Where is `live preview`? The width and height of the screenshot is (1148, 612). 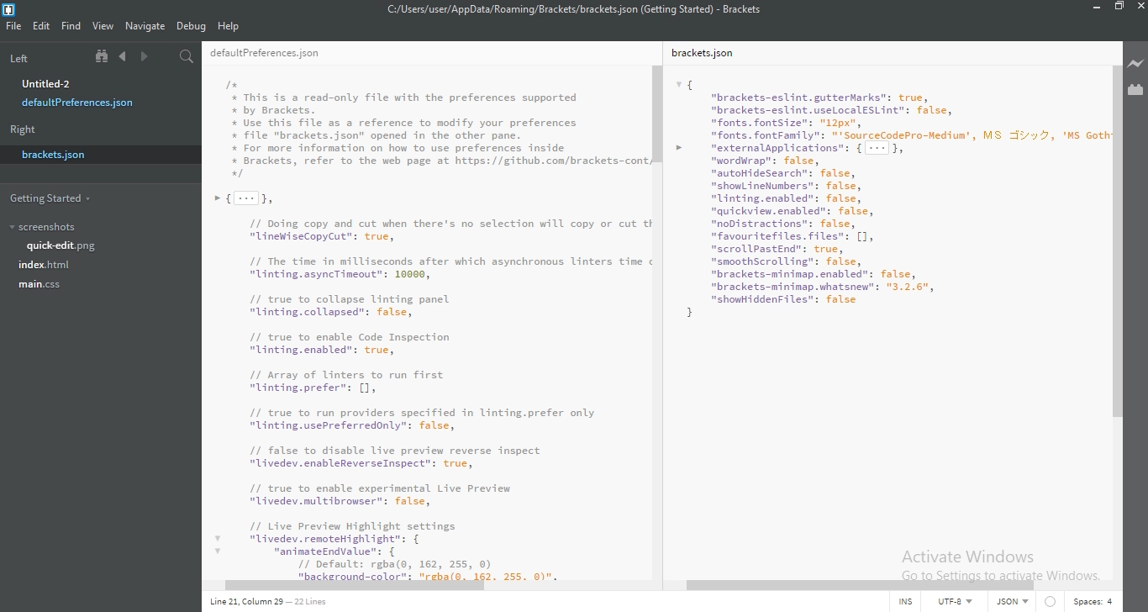
live preview is located at coordinates (1135, 64).